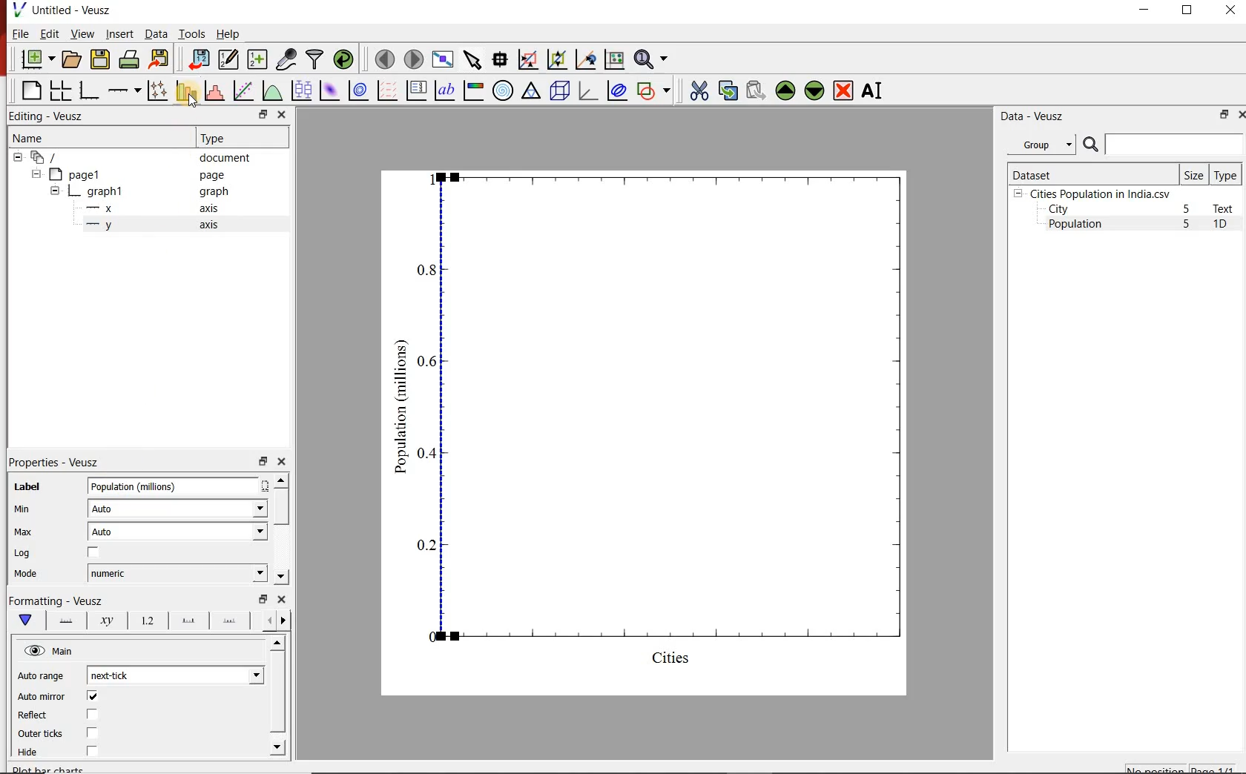  I want to click on scrollbar, so click(281, 529).